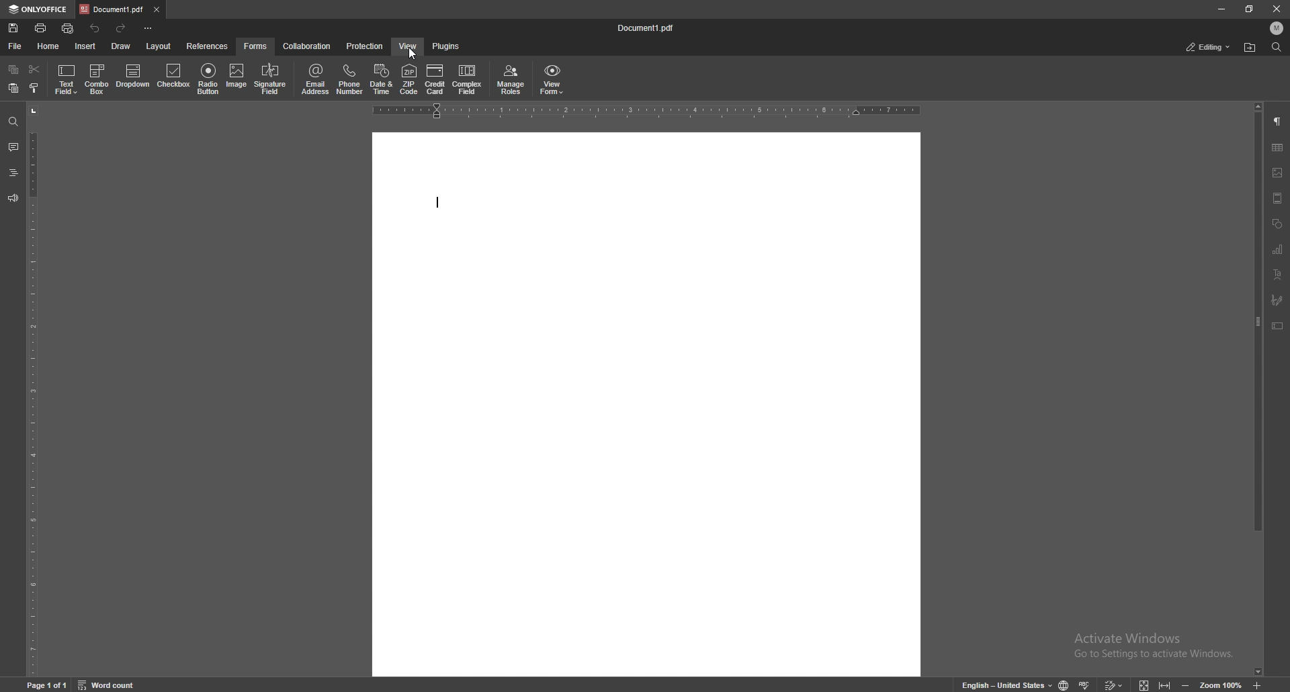 The height and width of the screenshot is (692, 1290). Describe the element at coordinates (13, 198) in the screenshot. I see `feedback` at that location.